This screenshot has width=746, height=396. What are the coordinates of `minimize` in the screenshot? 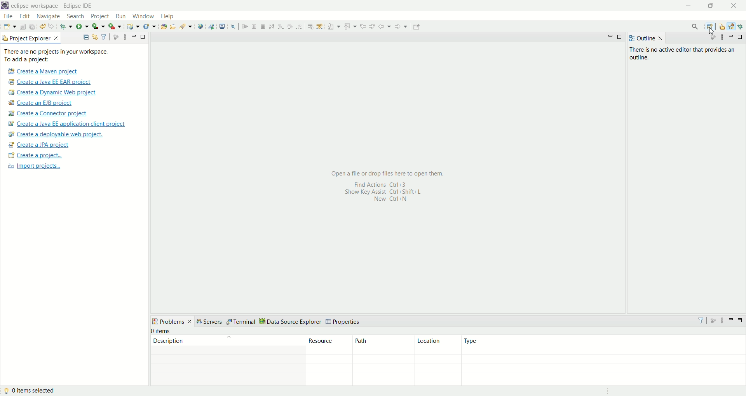 It's located at (731, 36).